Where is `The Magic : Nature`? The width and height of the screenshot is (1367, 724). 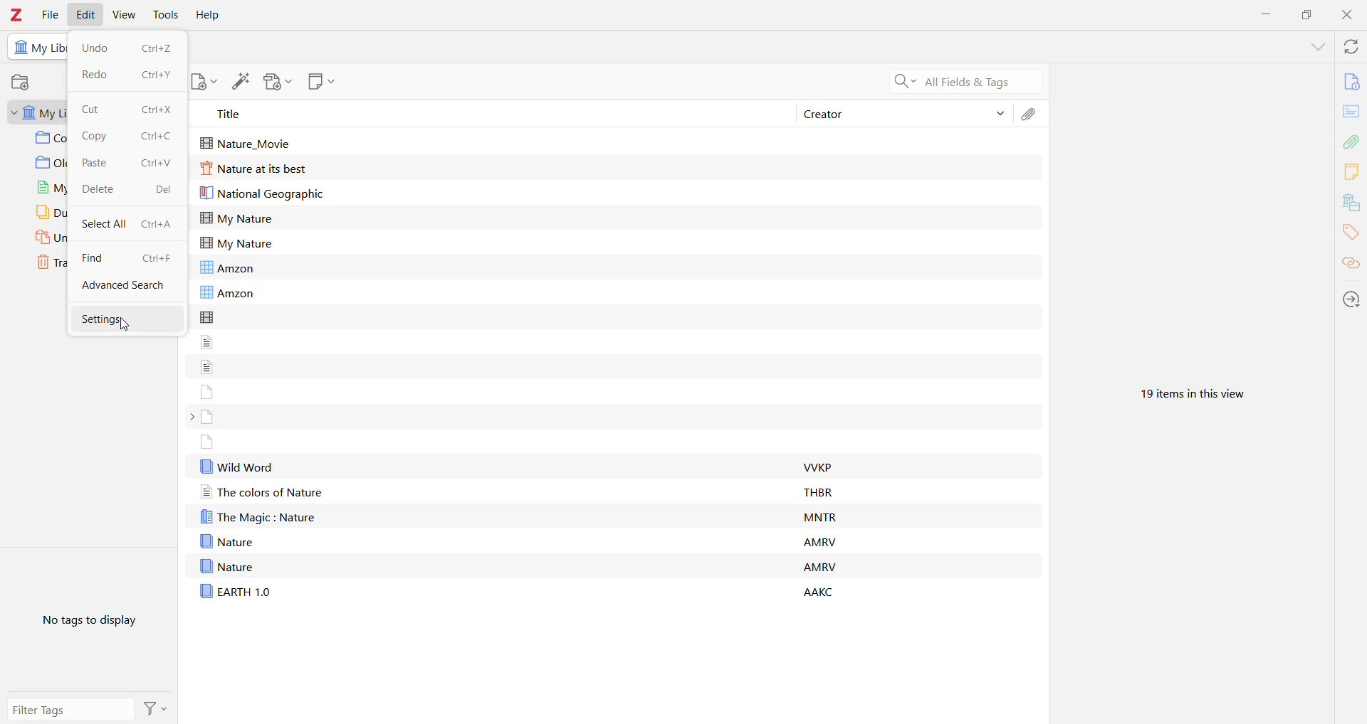
The Magic : Nature is located at coordinates (265, 516).